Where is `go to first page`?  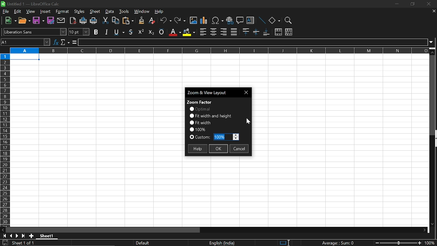 go to first page is located at coordinates (3, 235).